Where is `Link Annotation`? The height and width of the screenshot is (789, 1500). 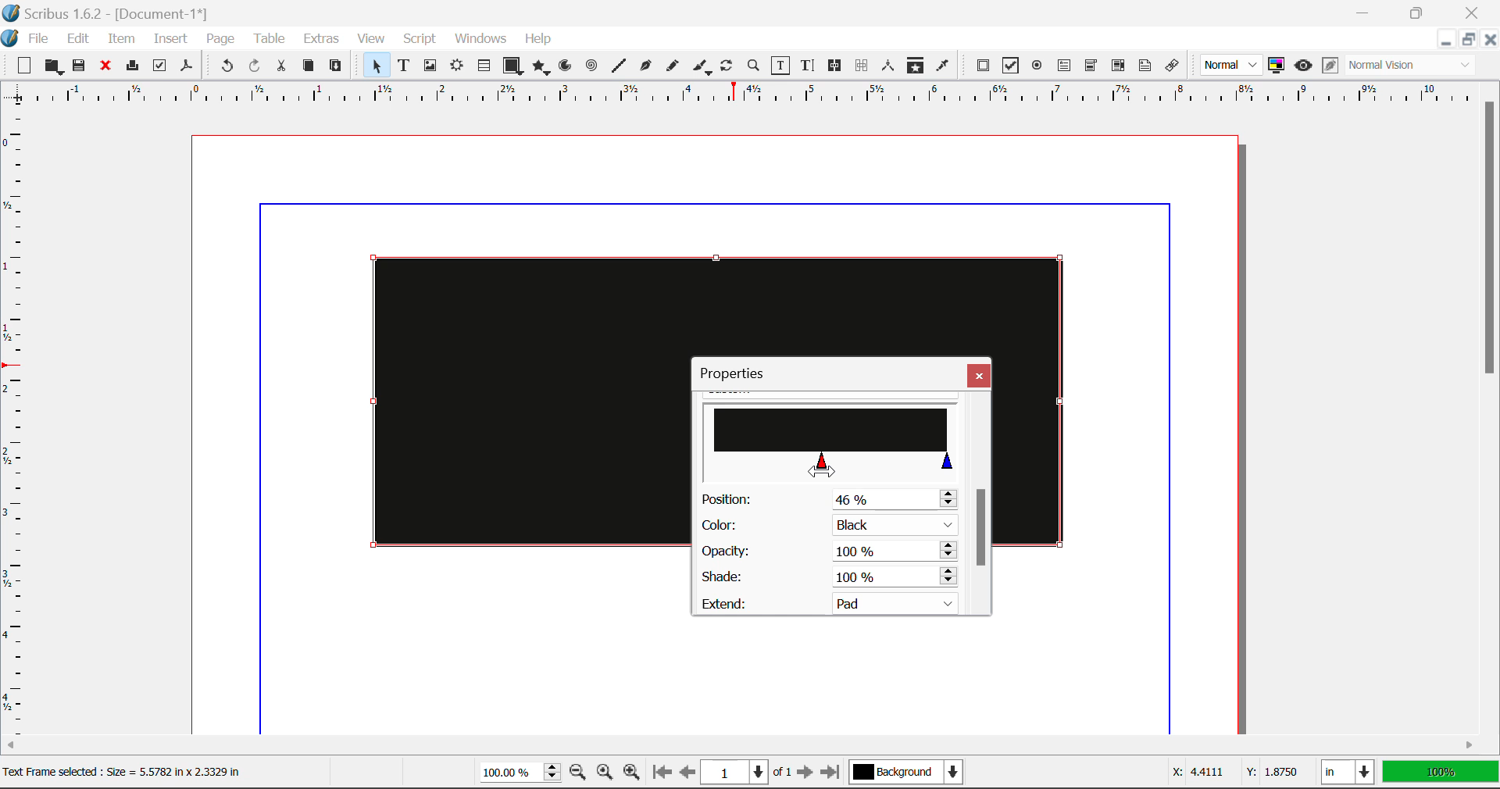
Link Annotation is located at coordinates (1176, 66).